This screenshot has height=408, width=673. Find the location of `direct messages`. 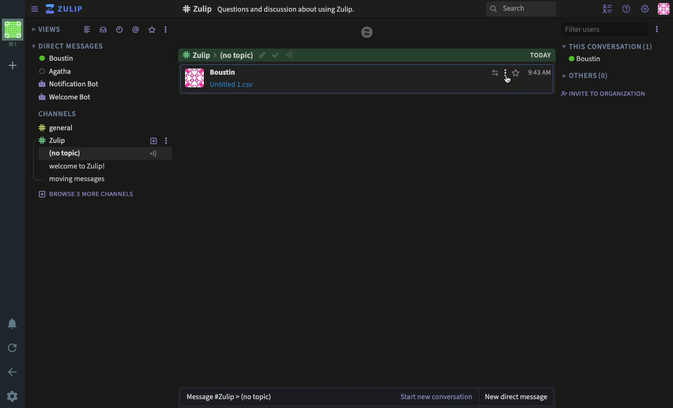

direct messages is located at coordinates (67, 46).